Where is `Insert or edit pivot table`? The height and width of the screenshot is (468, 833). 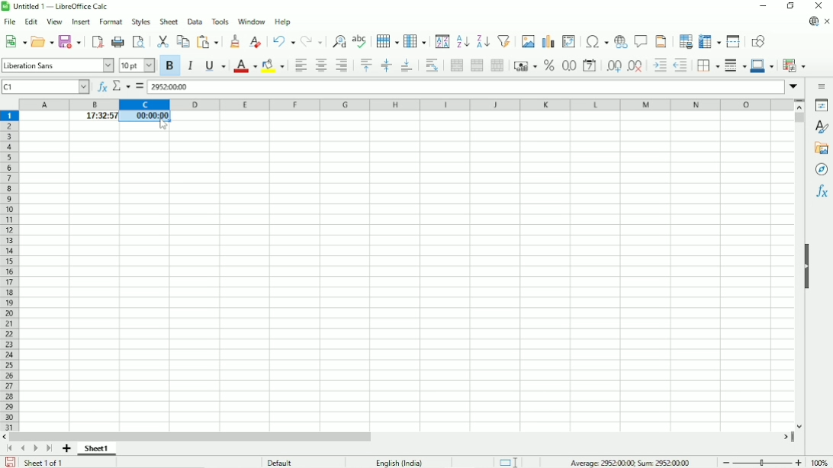
Insert or edit pivot table is located at coordinates (568, 42).